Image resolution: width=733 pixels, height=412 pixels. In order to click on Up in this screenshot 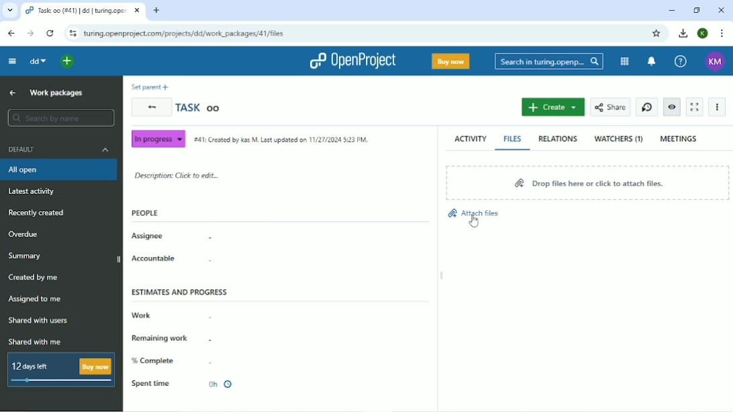, I will do `click(12, 93)`.